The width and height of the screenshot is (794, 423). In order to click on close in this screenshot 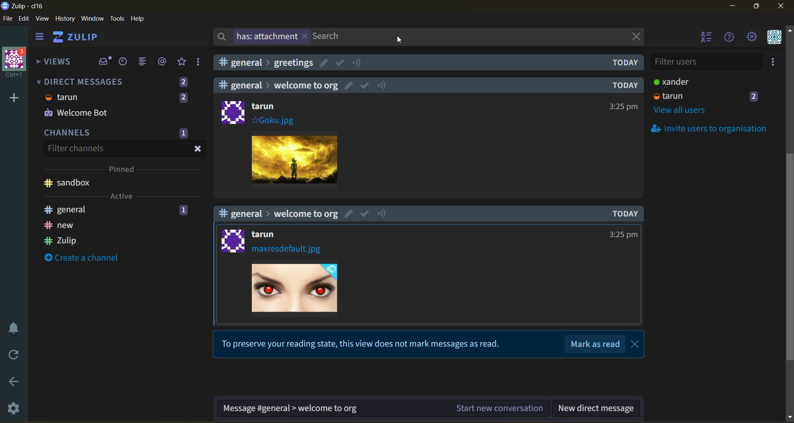, I will do `click(782, 6)`.